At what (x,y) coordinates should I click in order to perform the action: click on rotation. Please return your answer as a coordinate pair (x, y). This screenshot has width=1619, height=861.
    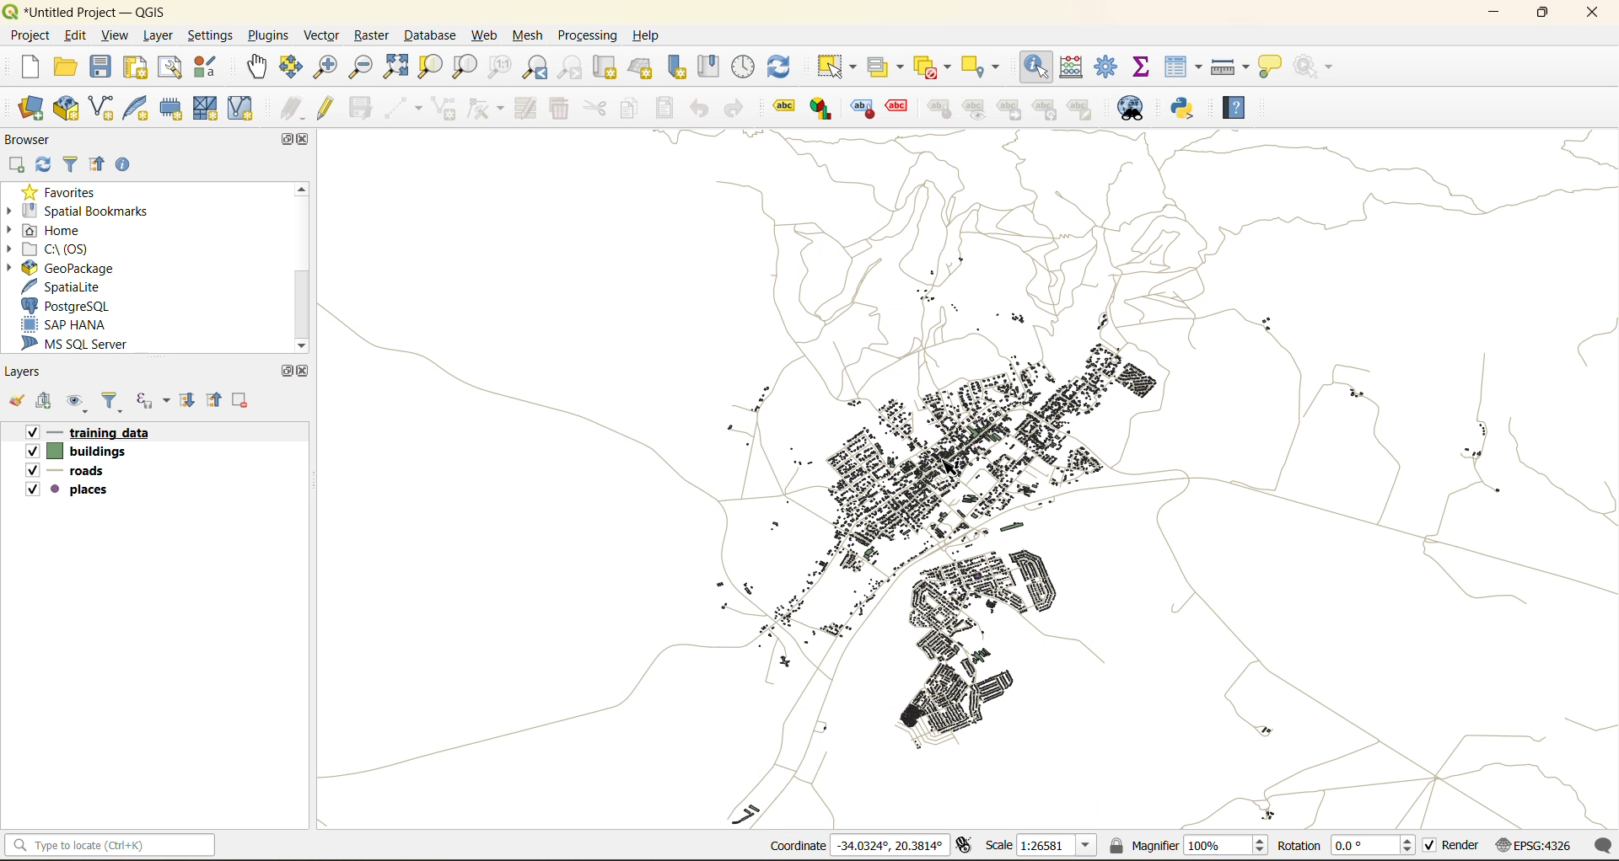
    Looking at the image, I should click on (1347, 847).